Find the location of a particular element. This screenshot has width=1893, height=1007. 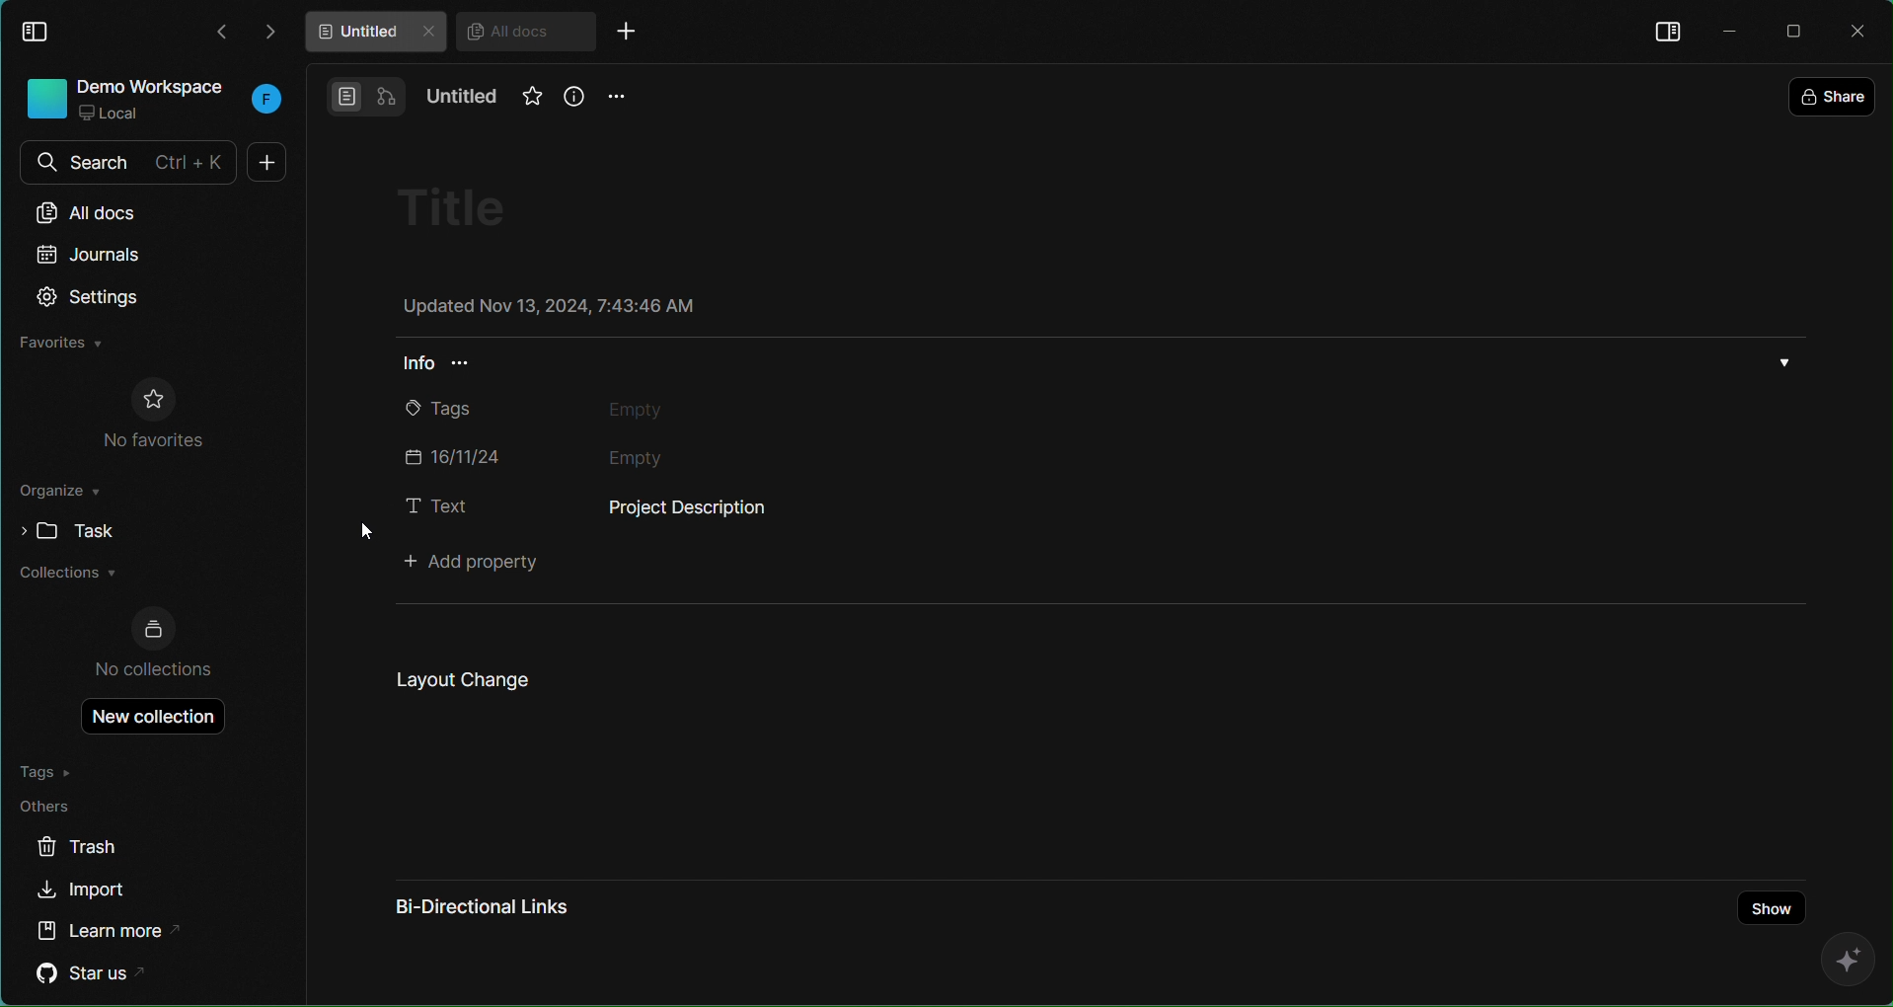

Add Property is located at coordinates (481, 564).